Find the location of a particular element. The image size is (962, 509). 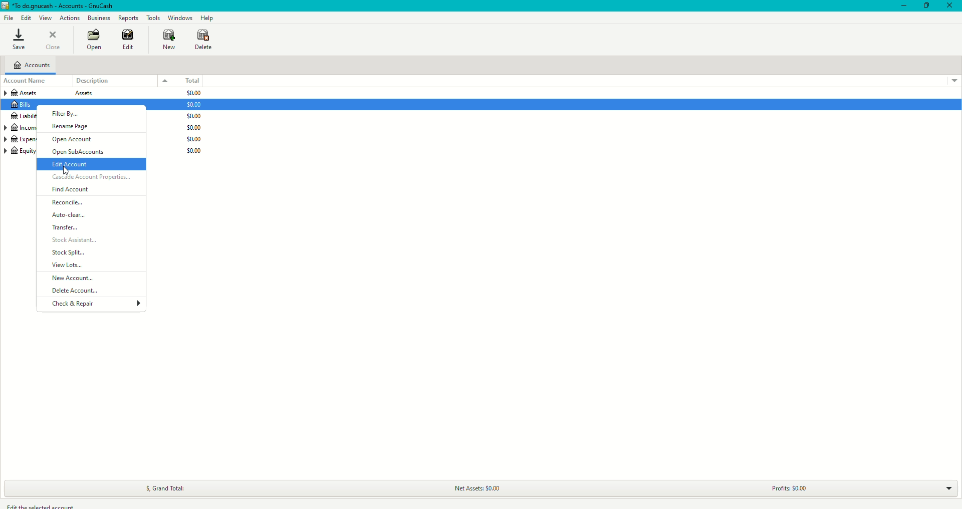

Net Assets is located at coordinates (476, 489).